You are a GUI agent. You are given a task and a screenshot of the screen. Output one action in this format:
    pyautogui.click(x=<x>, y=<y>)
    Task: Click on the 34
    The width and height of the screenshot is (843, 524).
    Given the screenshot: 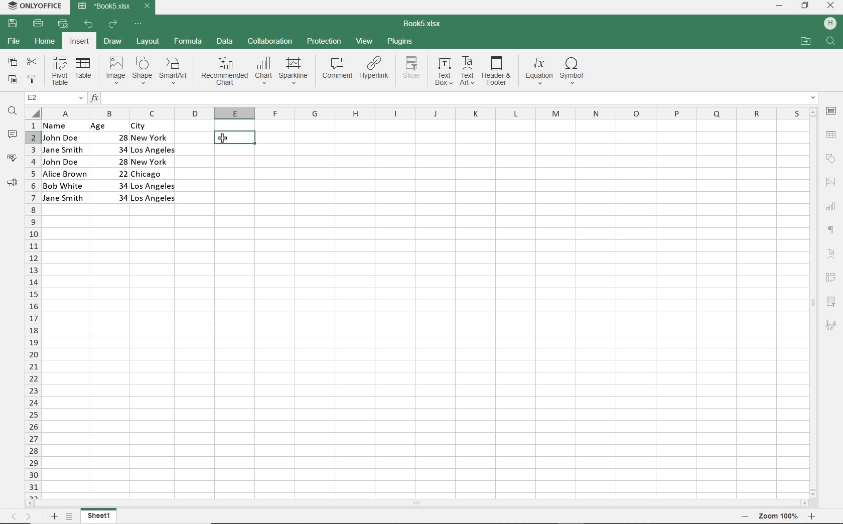 What is the action you would take?
    pyautogui.click(x=112, y=185)
    